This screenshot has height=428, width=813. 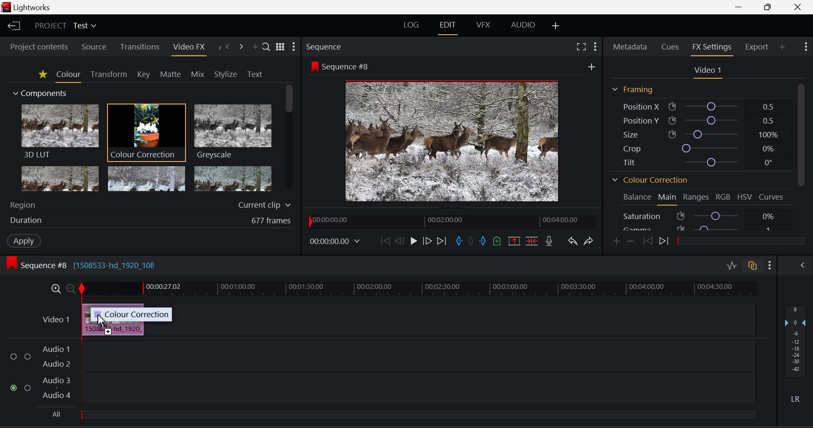 I want to click on Timeline Zoom Out, so click(x=71, y=289).